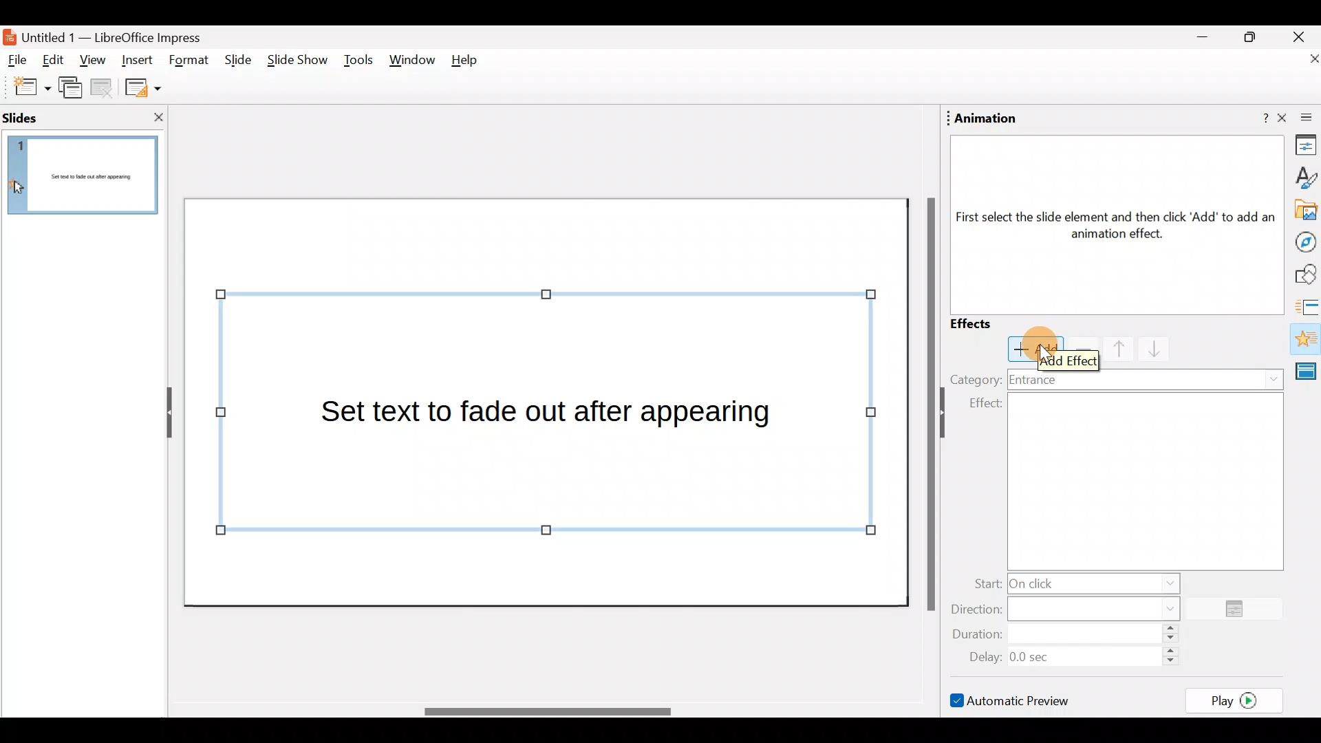 Image resolution: width=1321 pixels, height=743 pixels. I want to click on View, so click(92, 64).